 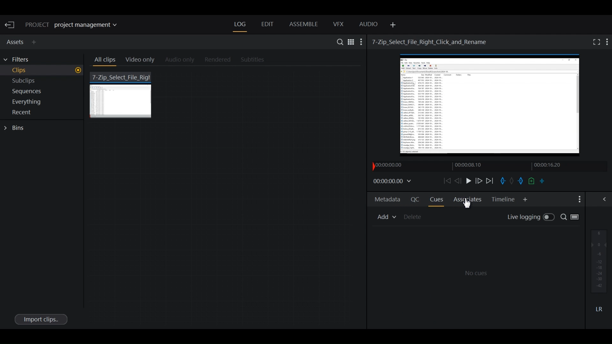 I want to click on Quality Control, so click(x=414, y=199).